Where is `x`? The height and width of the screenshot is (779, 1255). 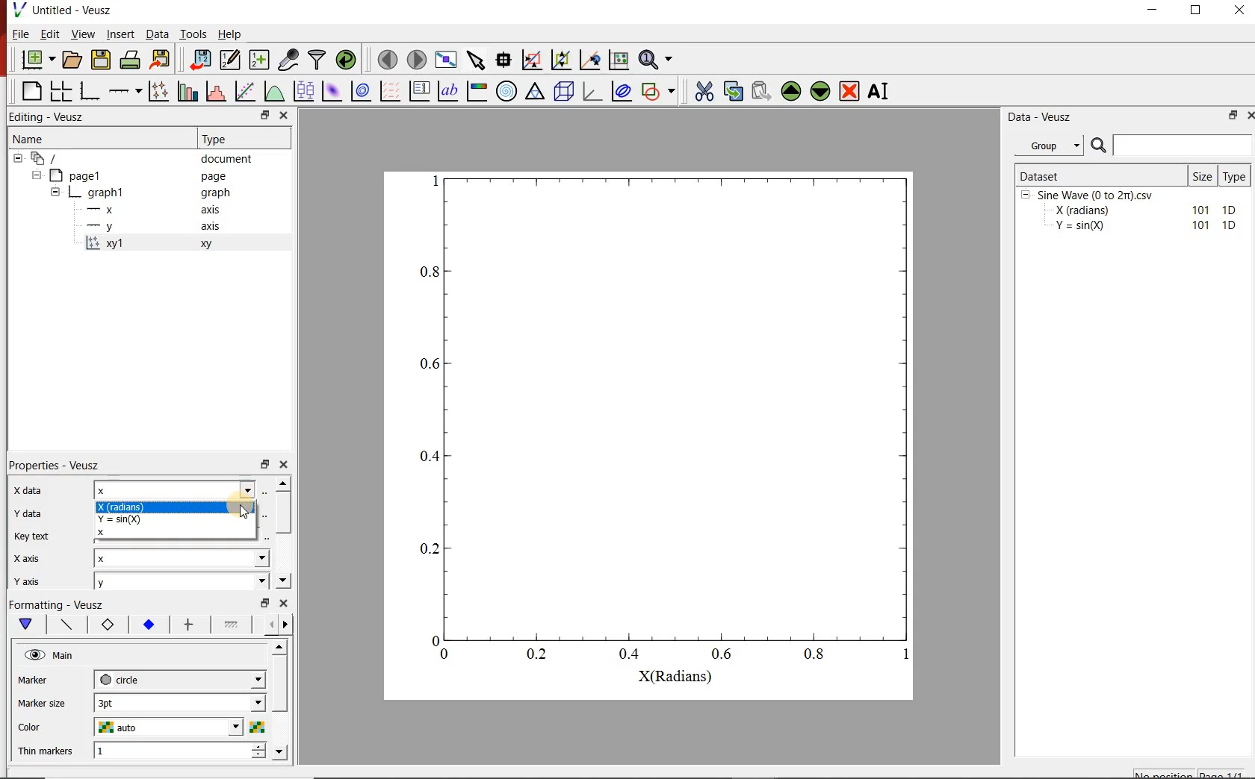 x is located at coordinates (184, 560).